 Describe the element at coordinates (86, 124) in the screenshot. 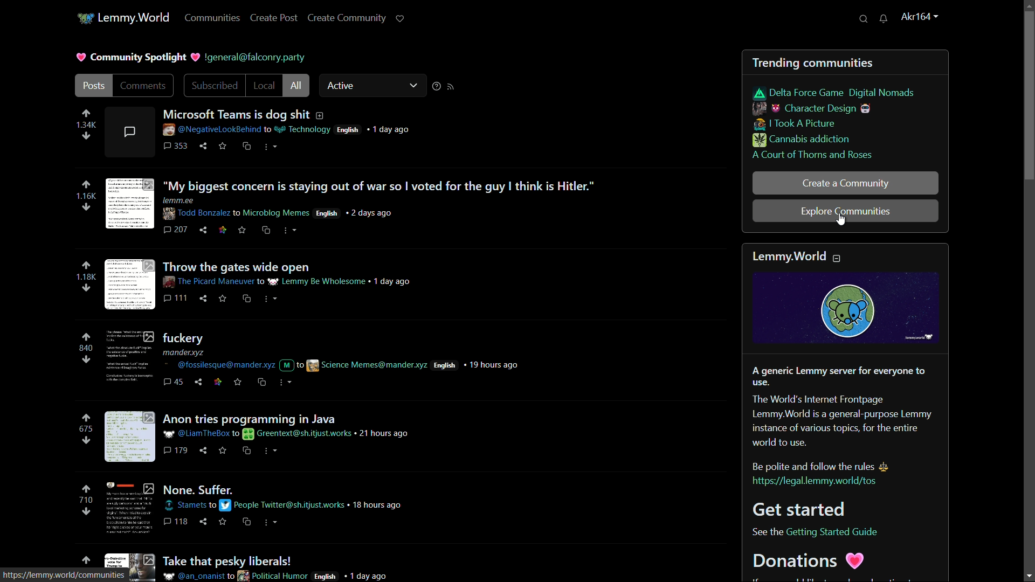

I see `number of votes` at that location.